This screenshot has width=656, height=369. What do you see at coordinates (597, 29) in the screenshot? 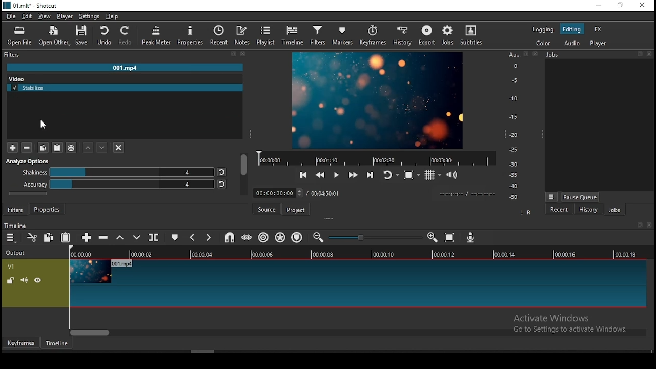
I see `fx` at bounding box center [597, 29].